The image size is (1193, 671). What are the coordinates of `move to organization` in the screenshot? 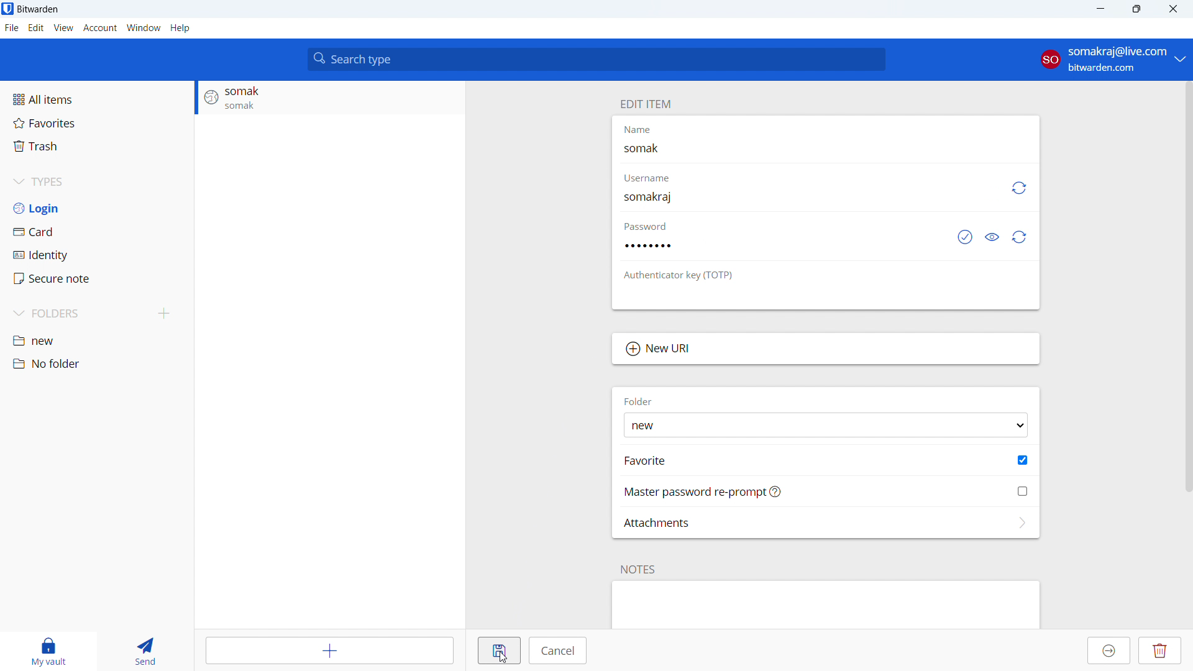 It's located at (1110, 650).